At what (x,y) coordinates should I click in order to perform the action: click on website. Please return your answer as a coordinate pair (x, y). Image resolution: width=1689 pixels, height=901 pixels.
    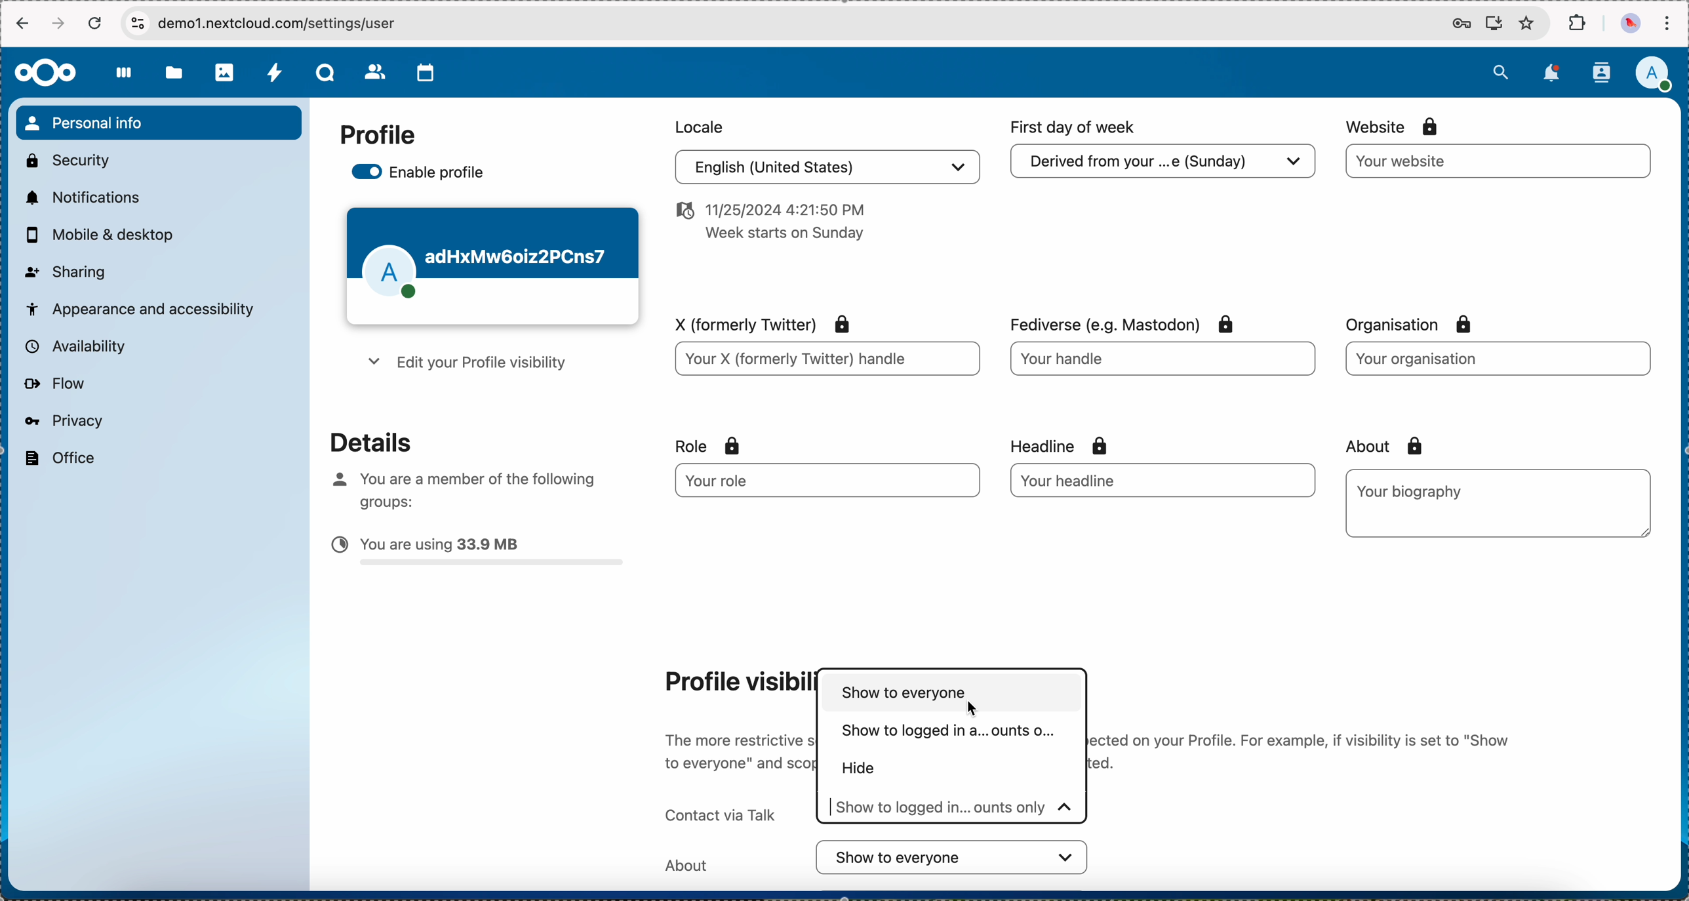
    Looking at the image, I should click on (1499, 161).